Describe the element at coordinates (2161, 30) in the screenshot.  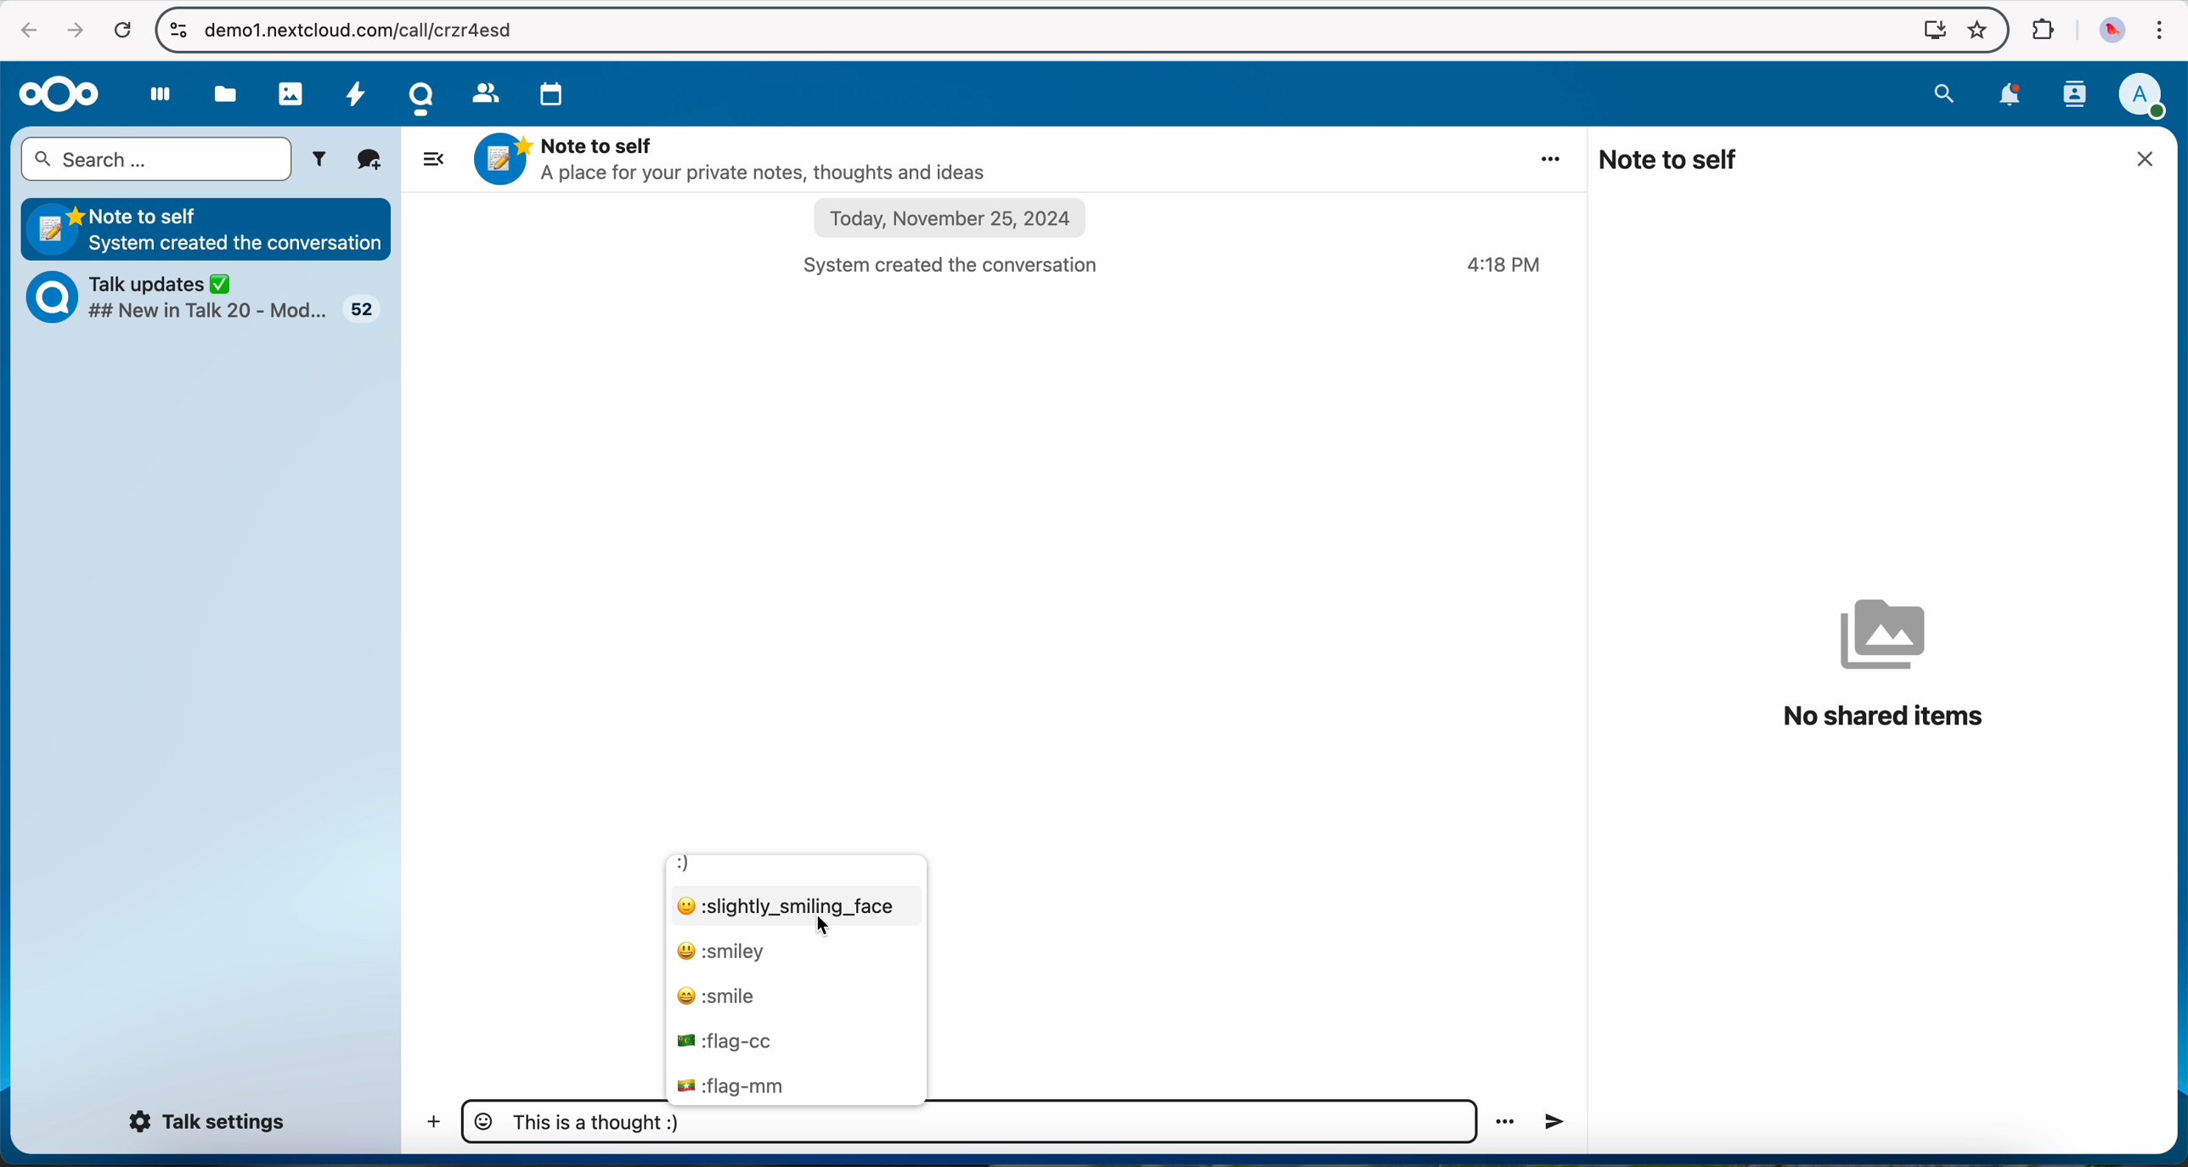
I see `customize and control Google Chrome` at that location.